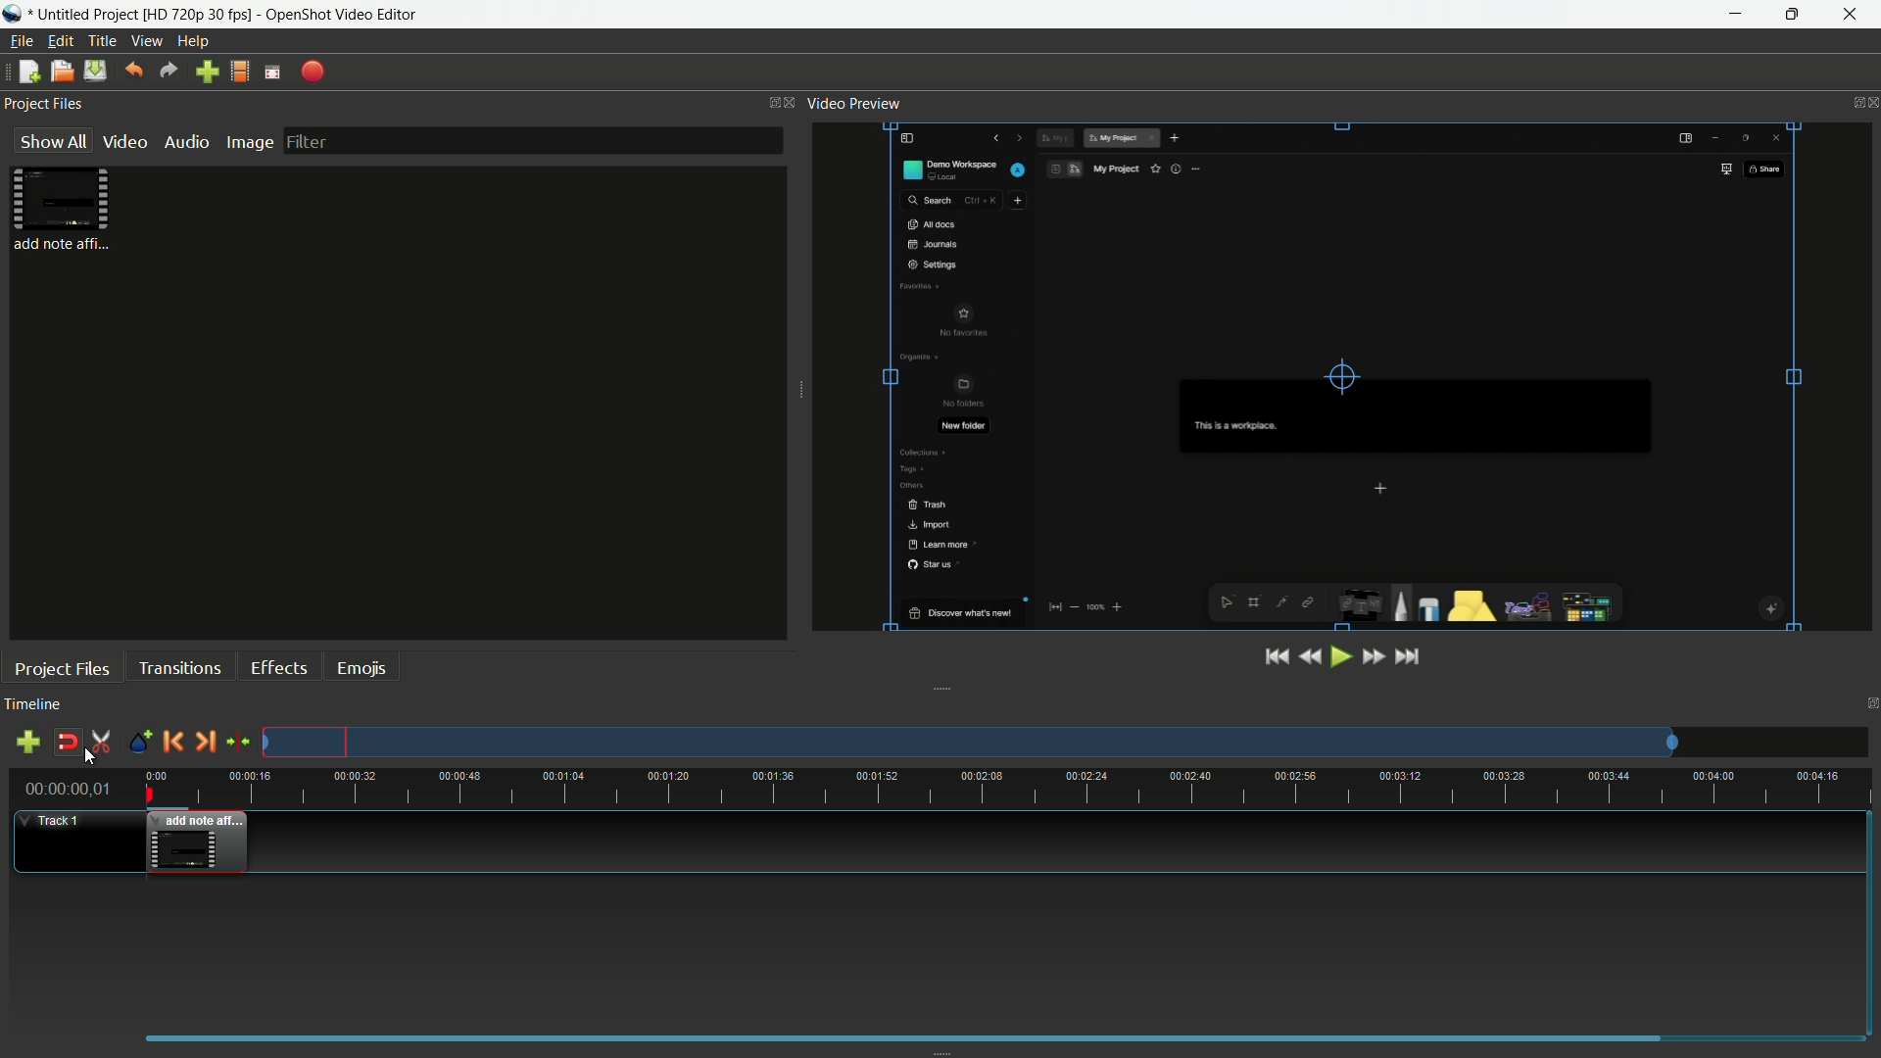  Describe the element at coordinates (1276, 657) in the screenshot. I see `jump to start` at that location.